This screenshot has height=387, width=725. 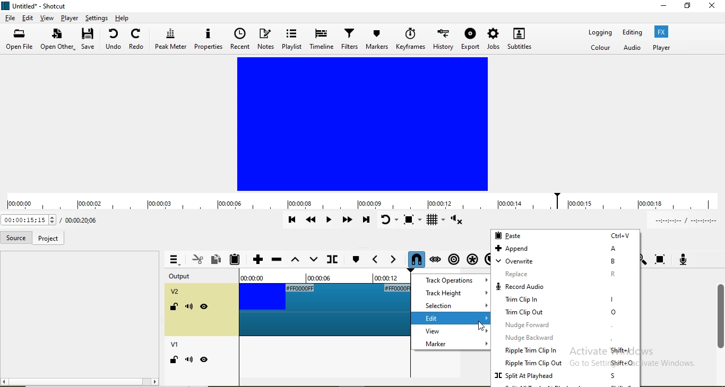 I want to click on Paste , so click(x=237, y=260).